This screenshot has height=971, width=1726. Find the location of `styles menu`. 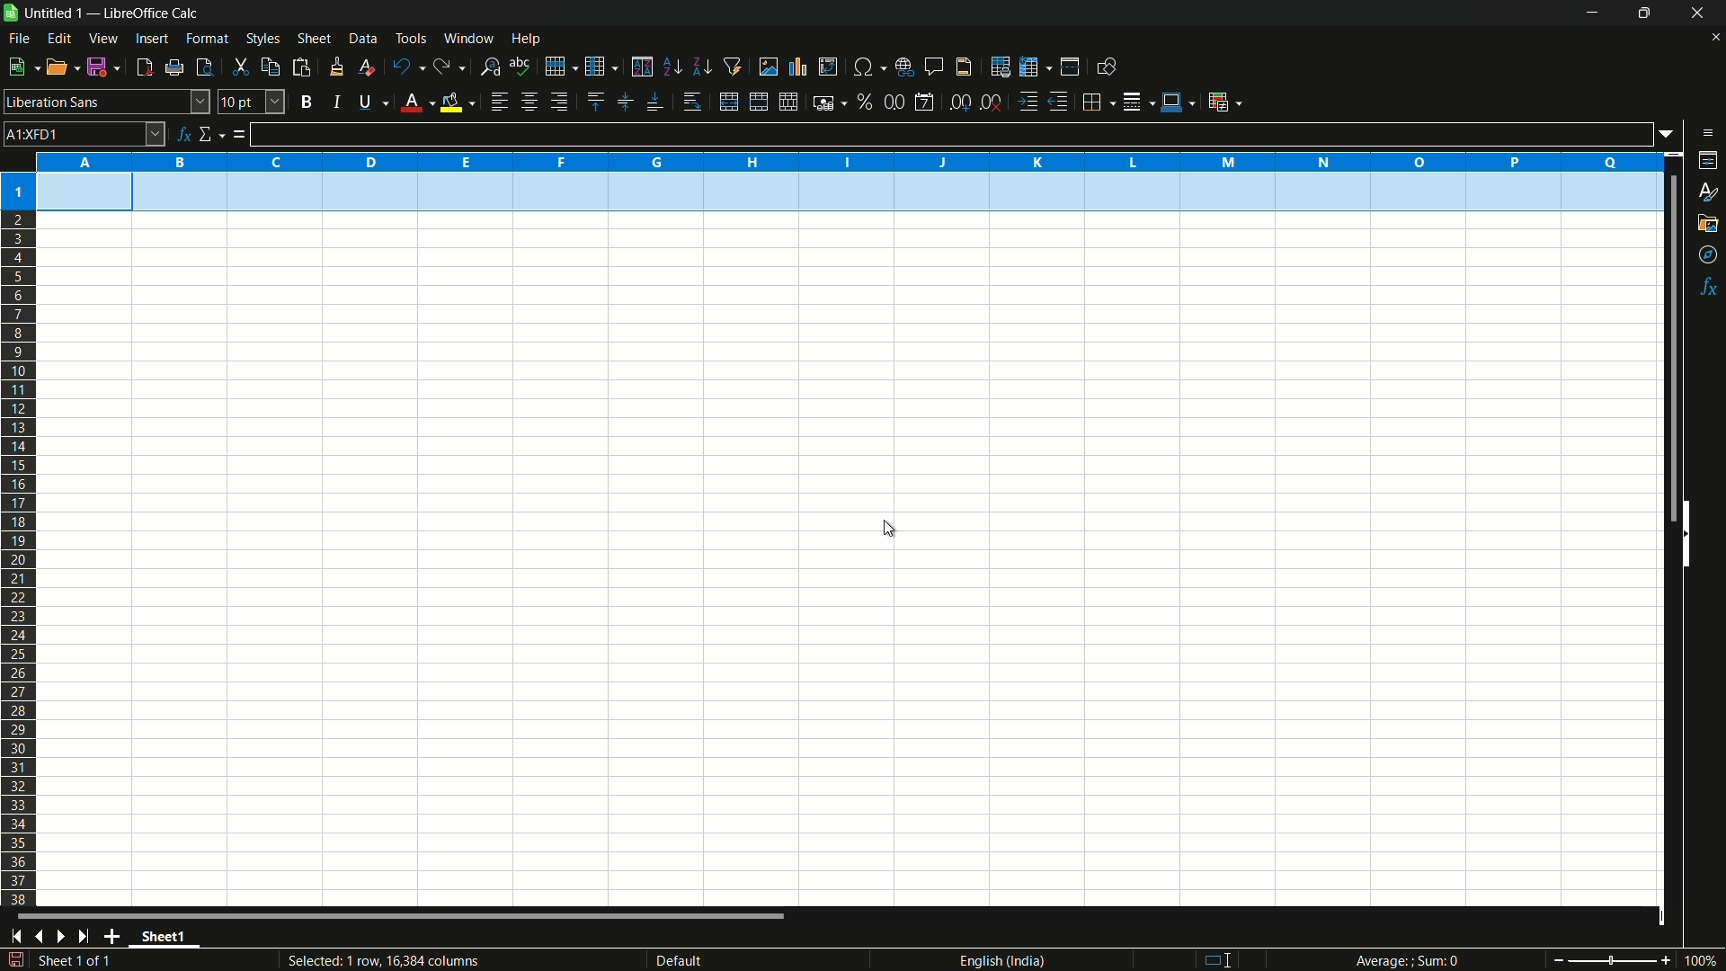

styles menu is located at coordinates (263, 39).